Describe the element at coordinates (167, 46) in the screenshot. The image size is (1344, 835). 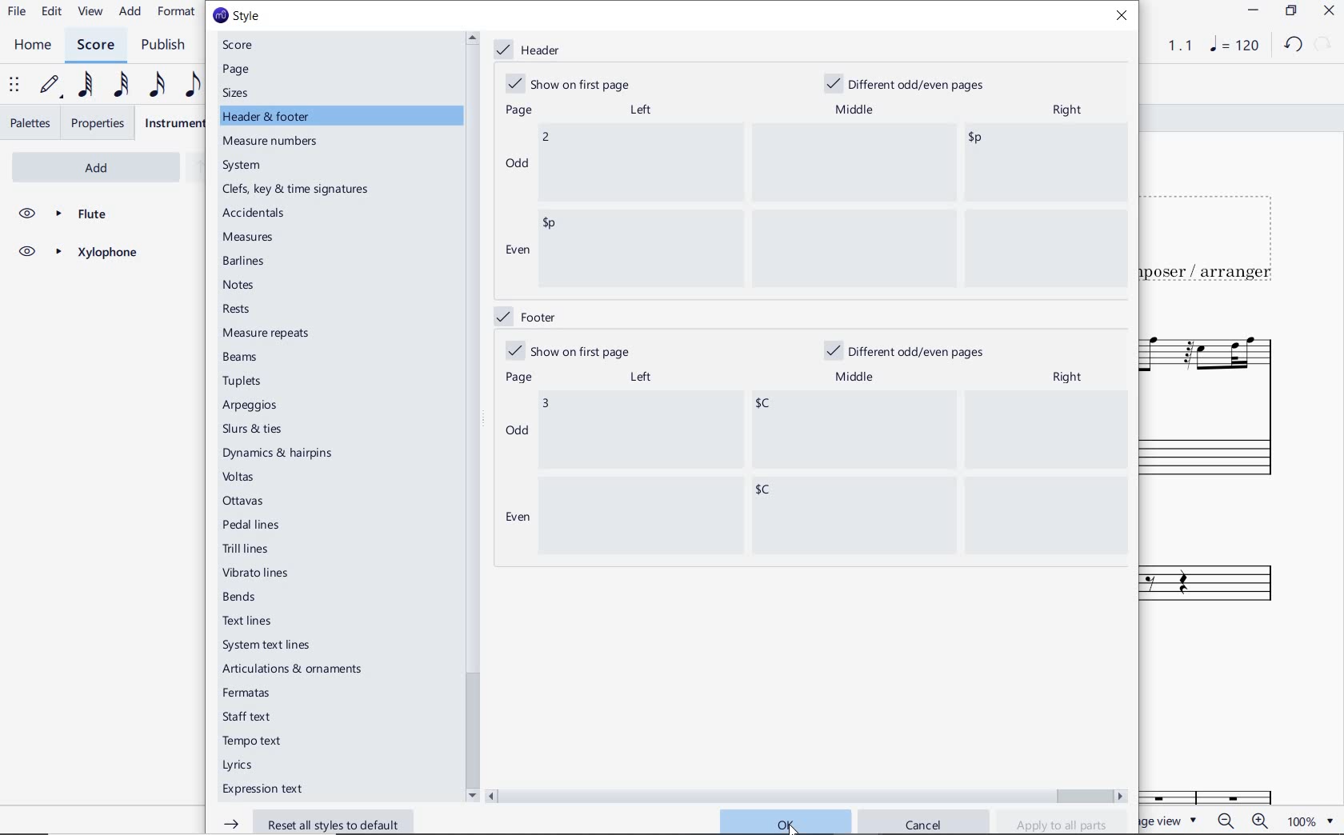
I see `PUBLISH` at that location.